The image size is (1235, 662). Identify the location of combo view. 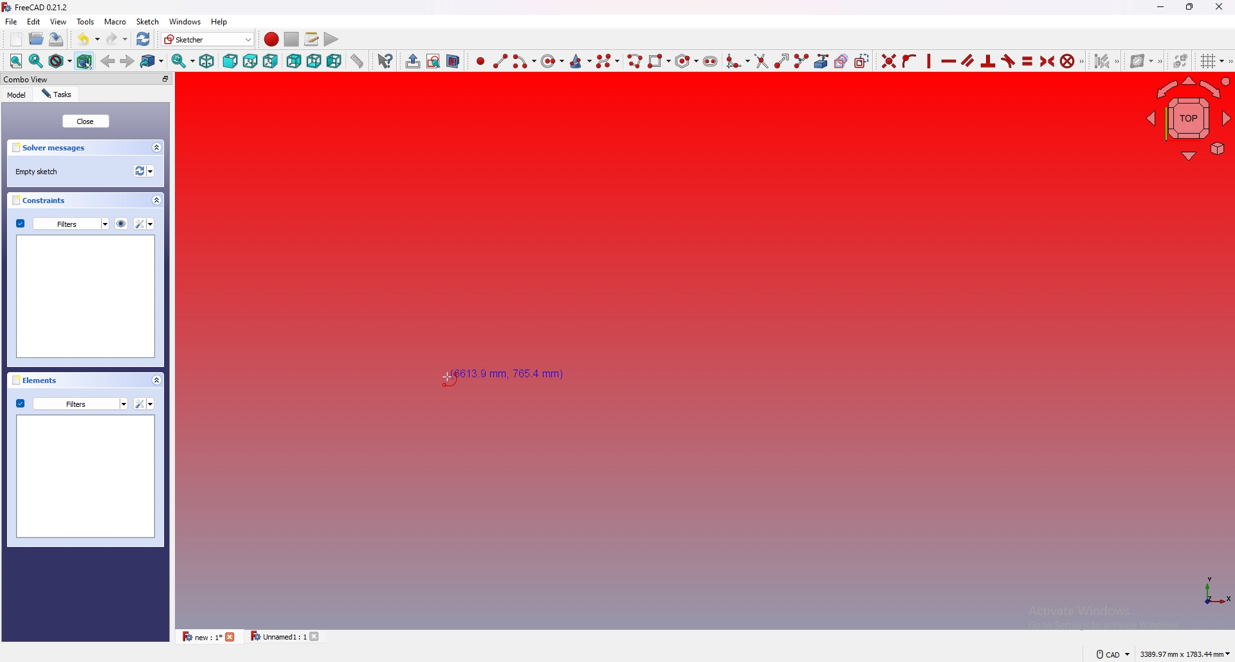
(56, 79).